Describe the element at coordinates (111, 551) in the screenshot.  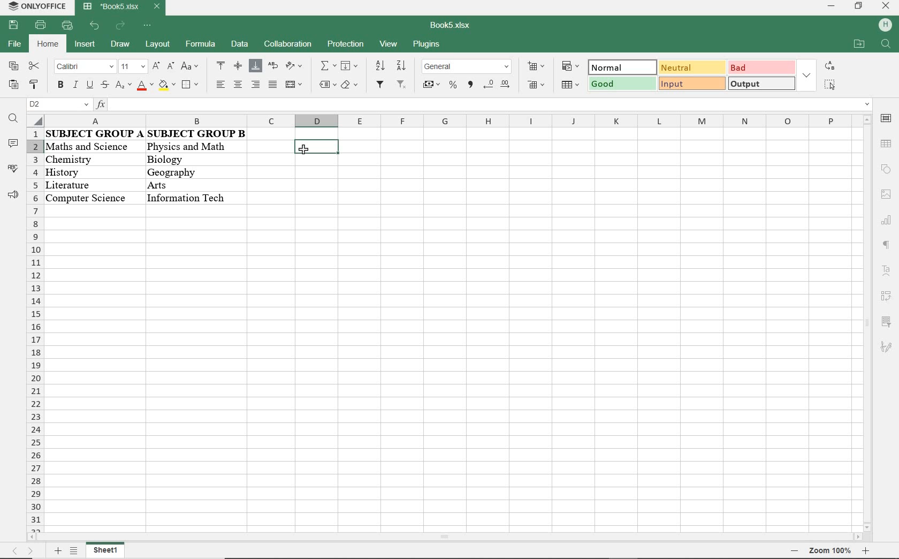
I see `sheet 1` at that location.